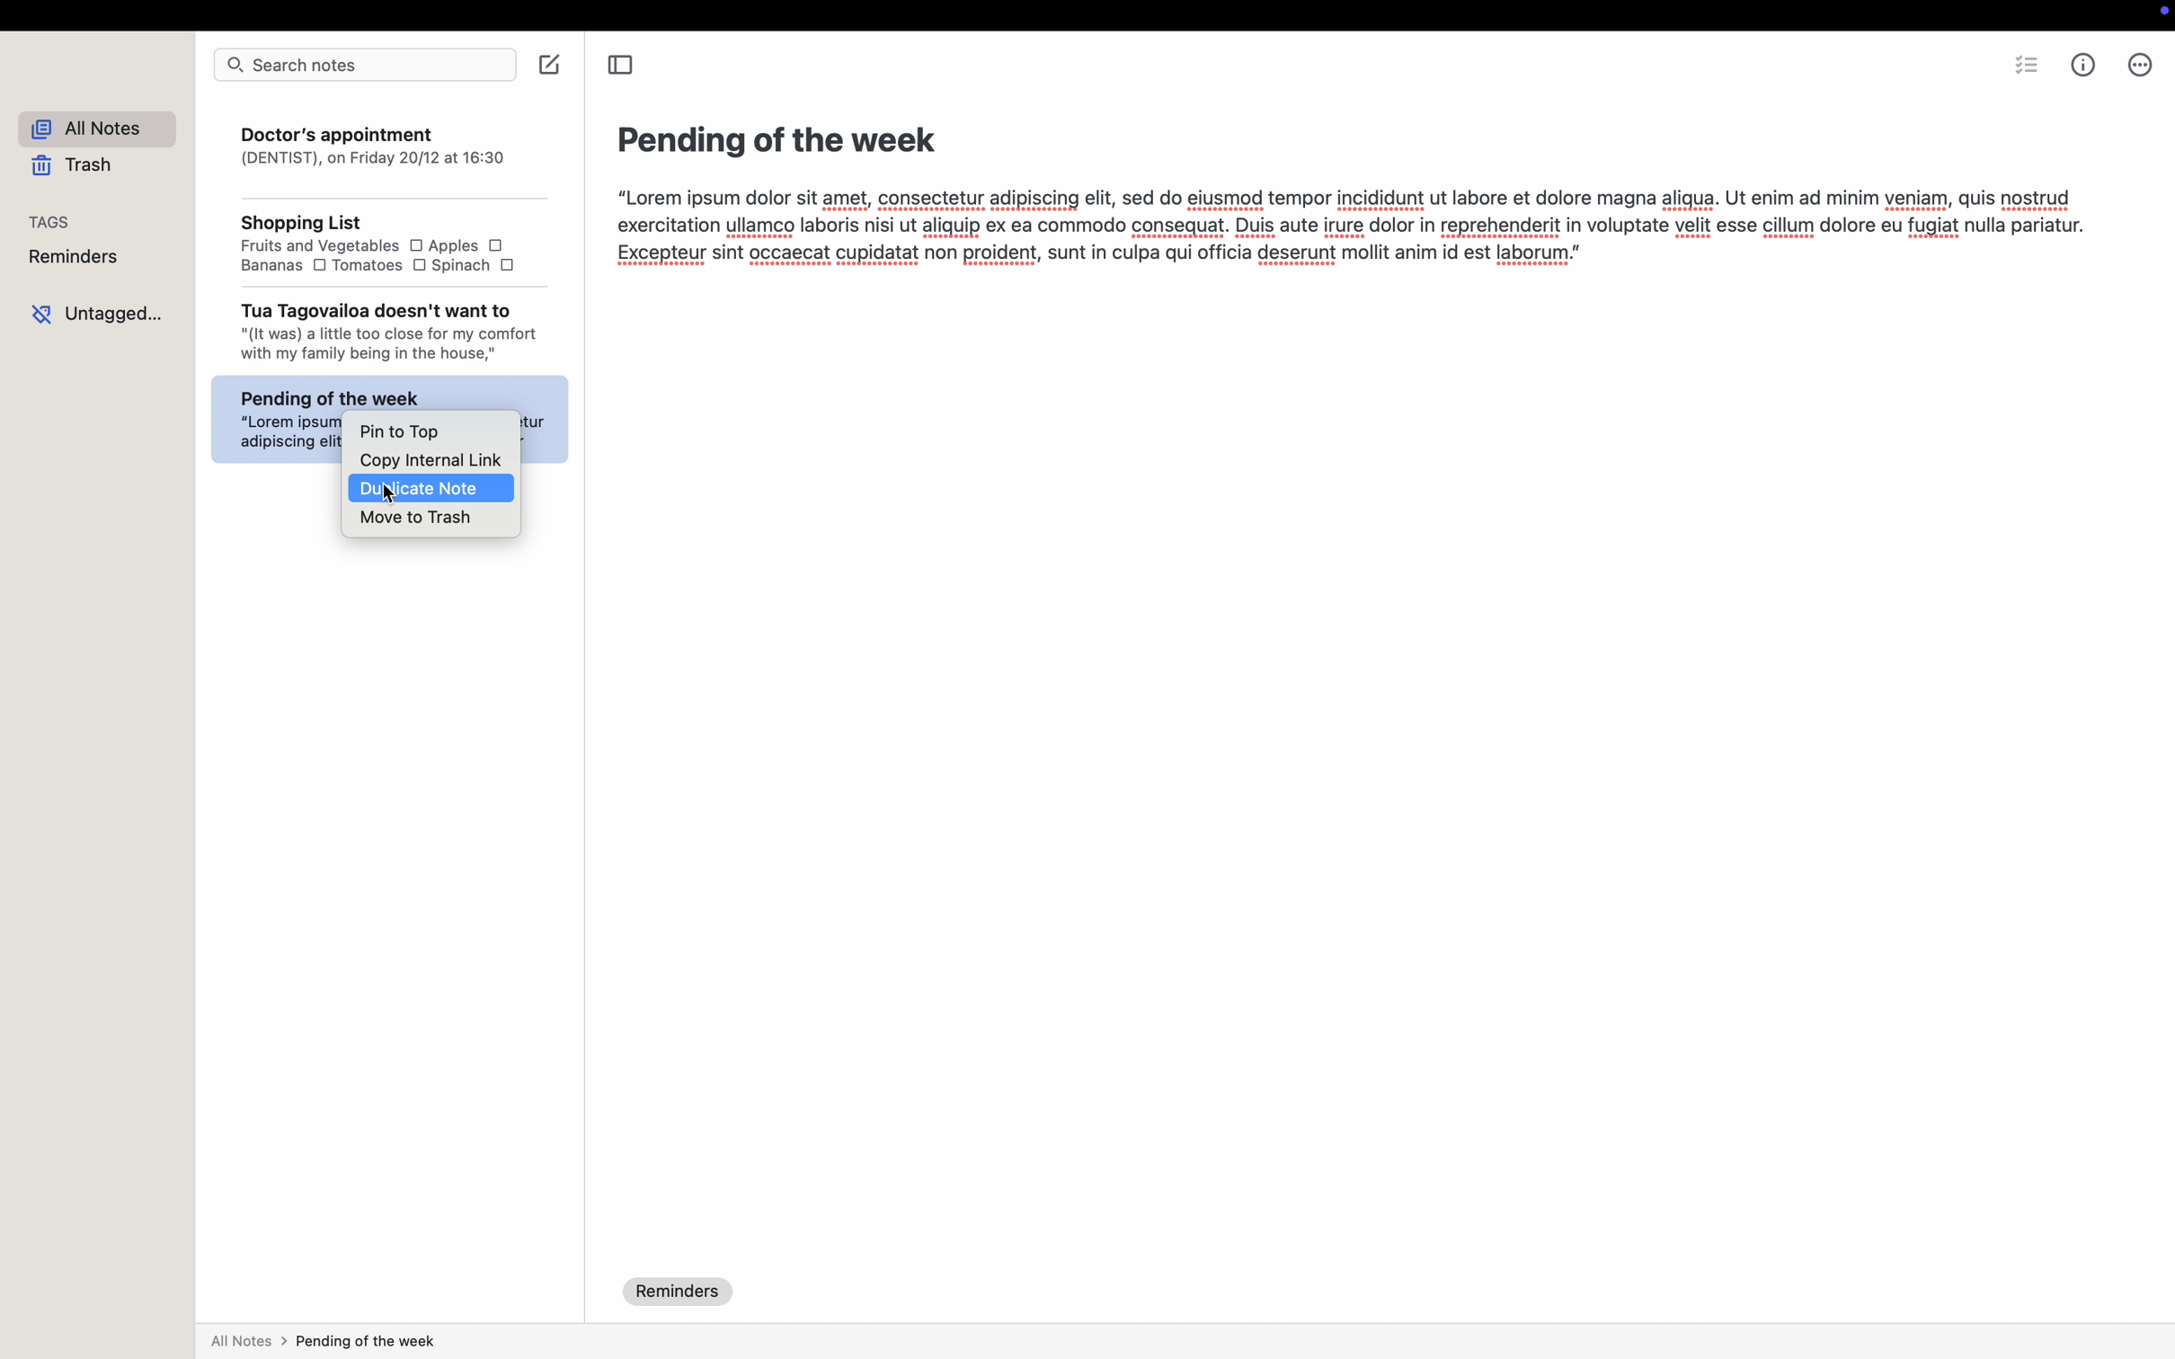 This screenshot has height=1359, width=2175. What do you see at coordinates (2157, 13) in the screenshot?
I see `screen controls` at bounding box center [2157, 13].